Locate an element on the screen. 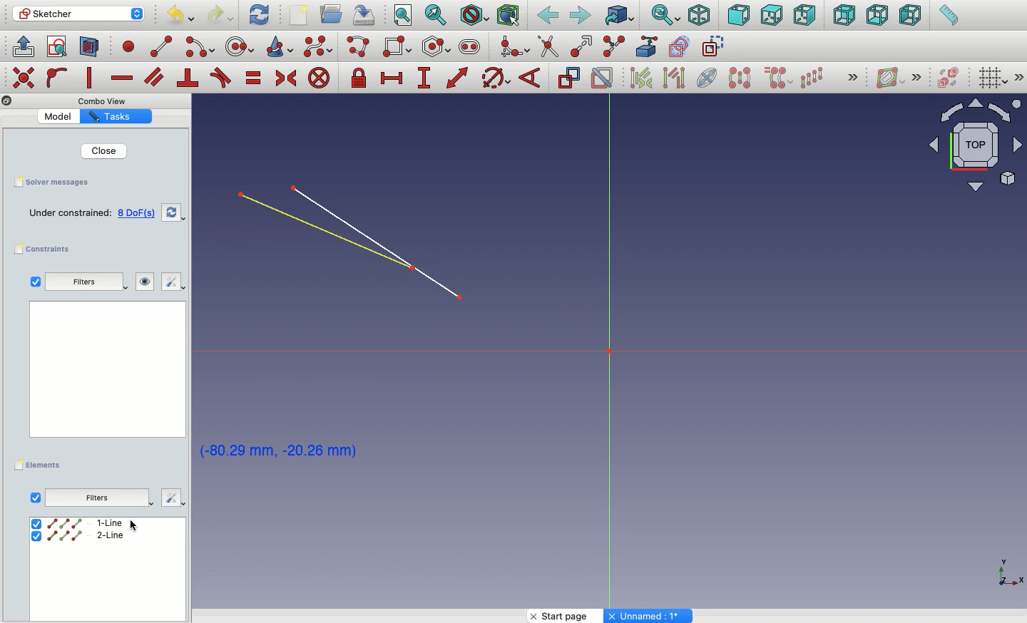 The height and width of the screenshot is (623, 1027).  is located at coordinates (850, 76).